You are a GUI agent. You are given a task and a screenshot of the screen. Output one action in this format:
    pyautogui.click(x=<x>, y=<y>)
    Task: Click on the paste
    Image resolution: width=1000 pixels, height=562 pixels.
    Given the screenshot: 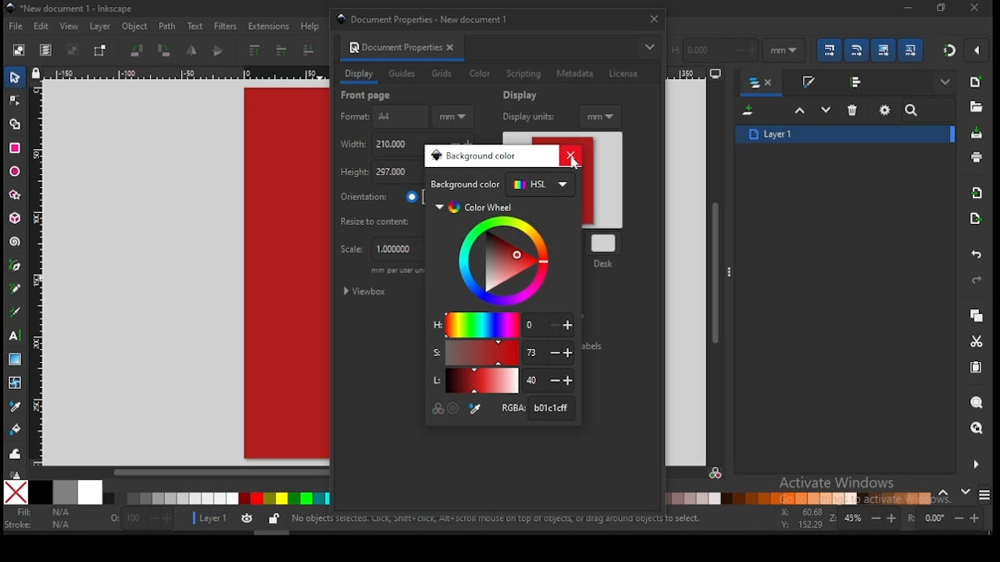 What is the action you would take?
    pyautogui.click(x=979, y=369)
    